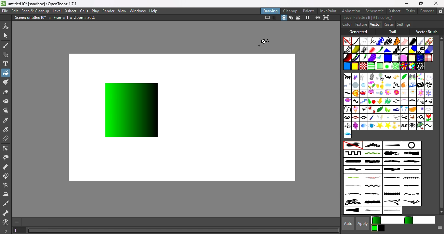 The height and width of the screenshot is (234, 444). Describe the element at coordinates (348, 49) in the screenshot. I see `Gauze` at that location.